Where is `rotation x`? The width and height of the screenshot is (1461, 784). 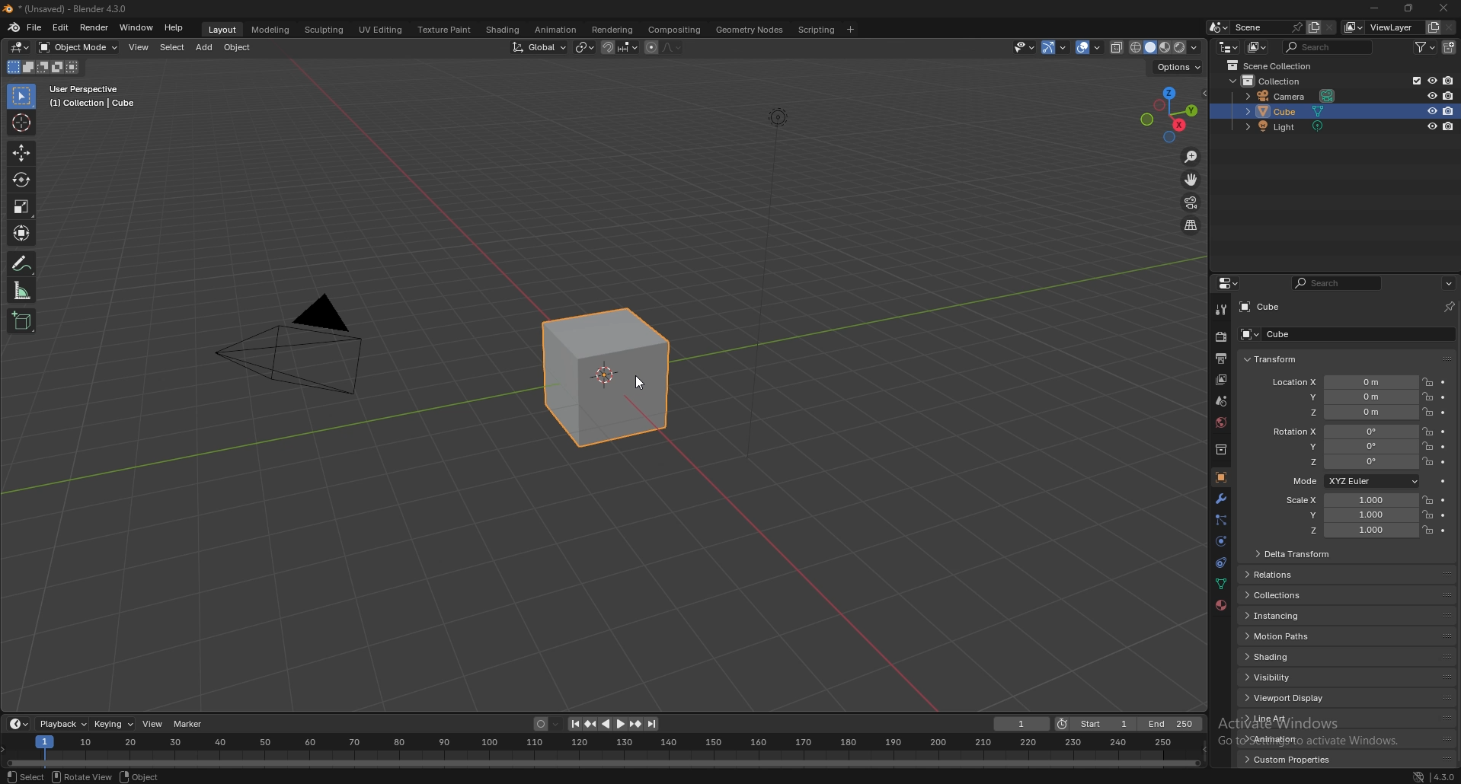 rotation x is located at coordinates (1341, 433).